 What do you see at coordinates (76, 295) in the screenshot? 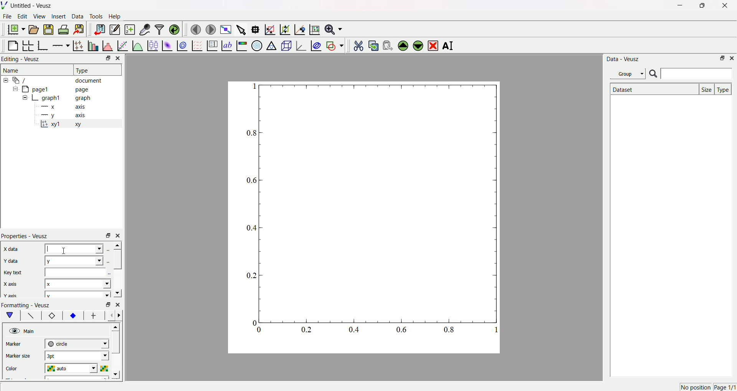
I see `y` at bounding box center [76, 295].